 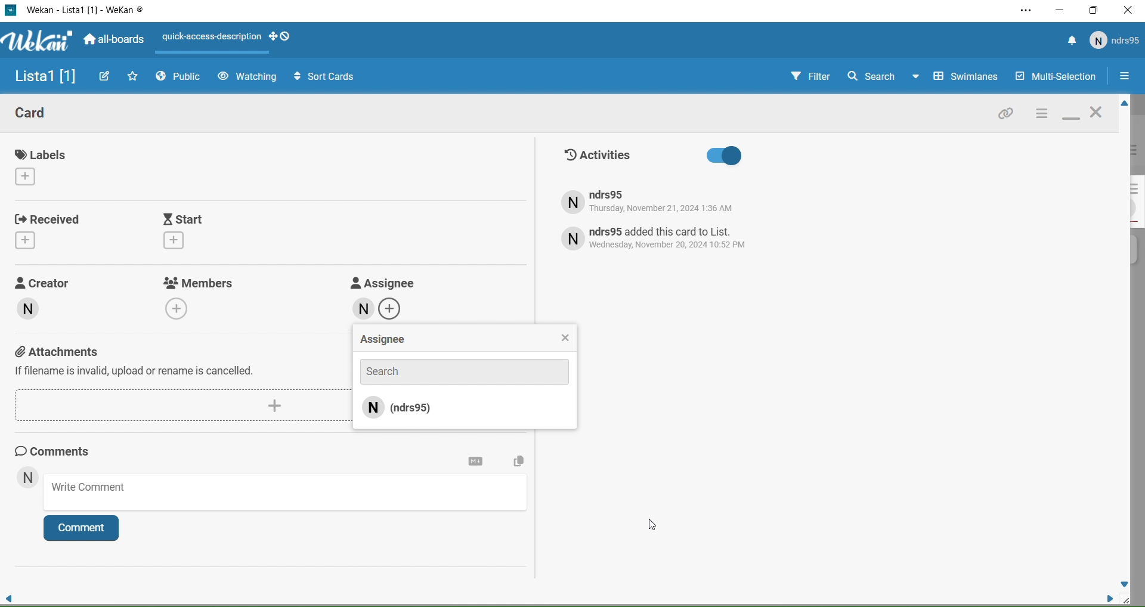 I want to click on Coment, so click(x=86, y=531).